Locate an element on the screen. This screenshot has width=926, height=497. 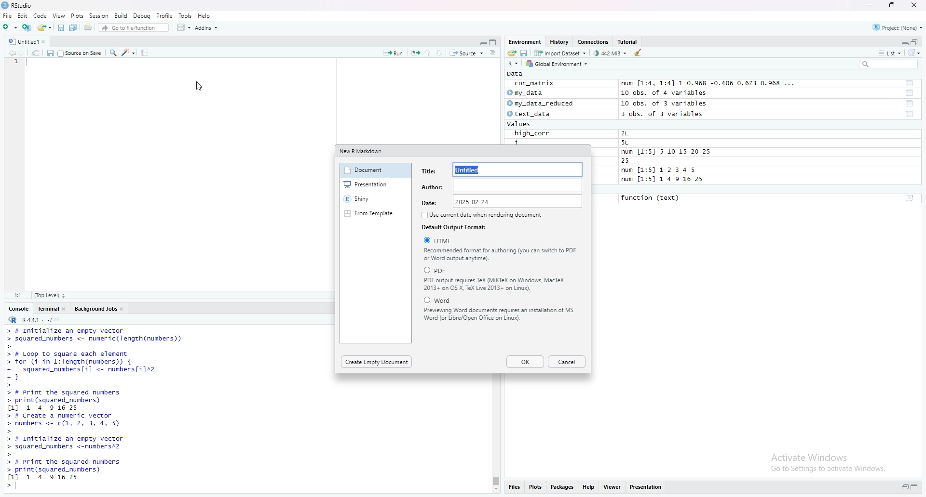
Move back is located at coordinates (9, 53).